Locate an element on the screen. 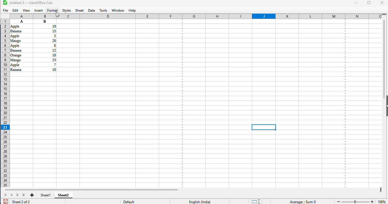   is located at coordinates (45, 45).